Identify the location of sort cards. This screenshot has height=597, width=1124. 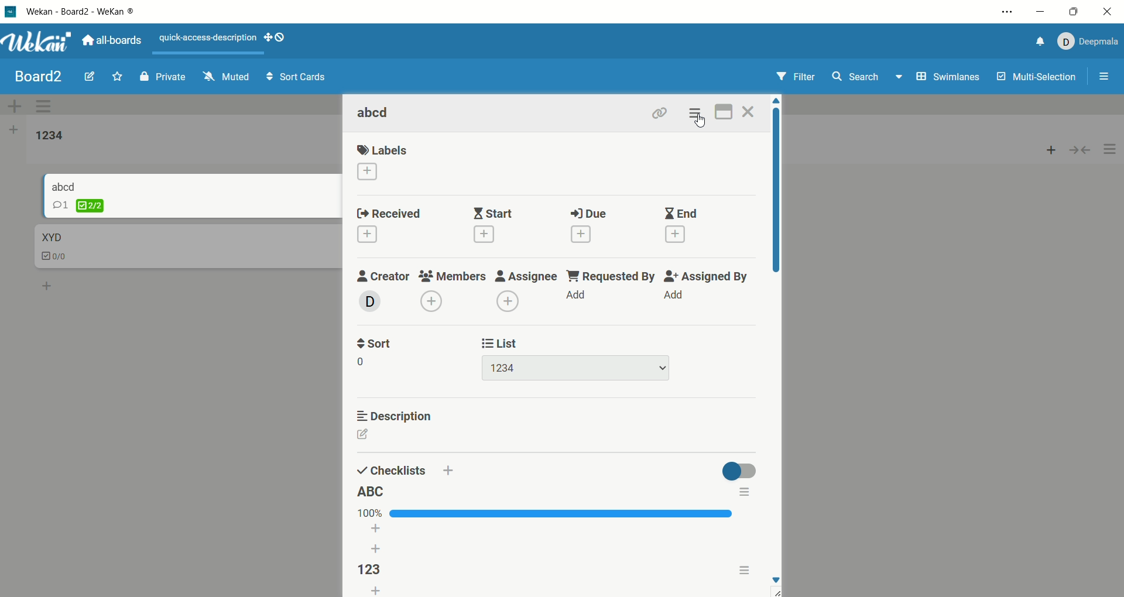
(293, 78).